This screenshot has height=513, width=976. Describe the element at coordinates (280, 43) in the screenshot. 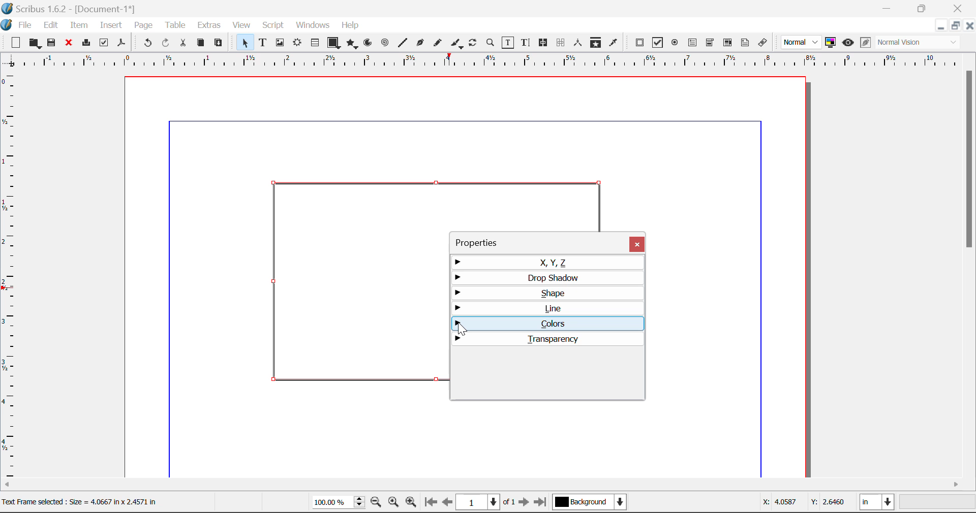

I see `Image Frame` at that location.